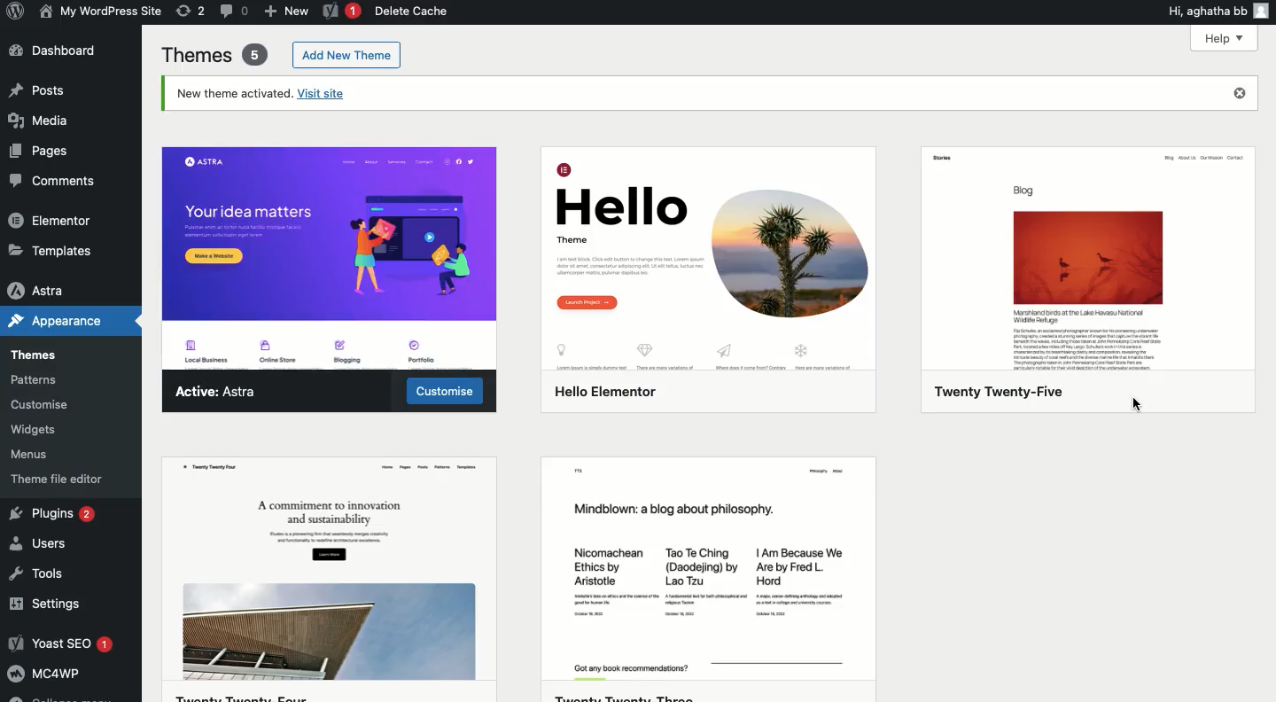 This screenshot has height=702, width=1276. Describe the element at coordinates (341, 12) in the screenshot. I see `Yoast 1` at that location.